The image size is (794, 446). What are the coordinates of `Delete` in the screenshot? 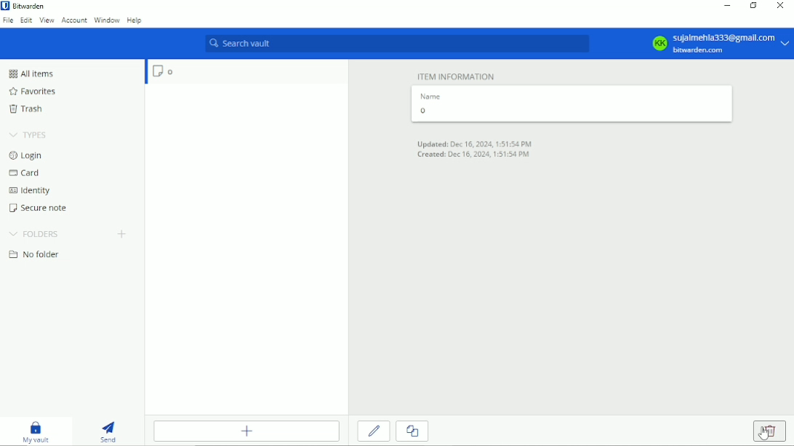 It's located at (771, 431).